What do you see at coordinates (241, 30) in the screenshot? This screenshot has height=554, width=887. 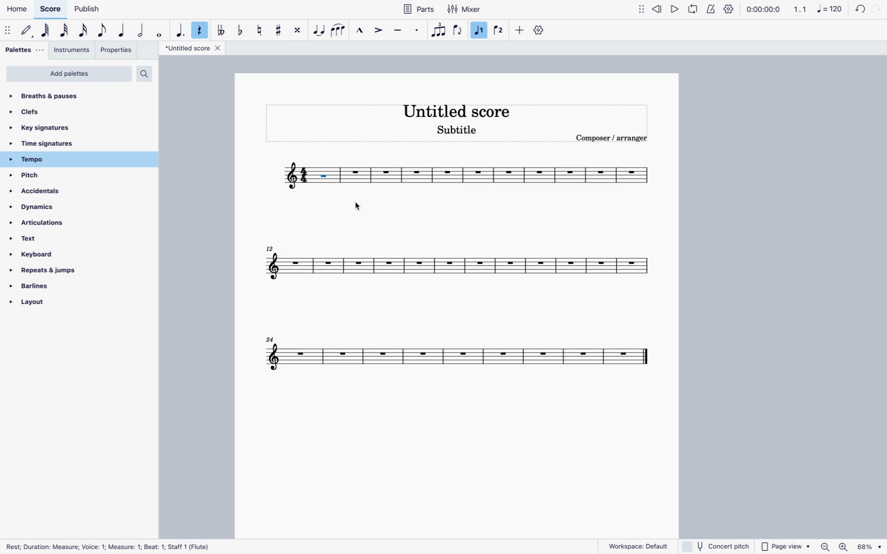 I see `toggle flat` at bounding box center [241, 30].